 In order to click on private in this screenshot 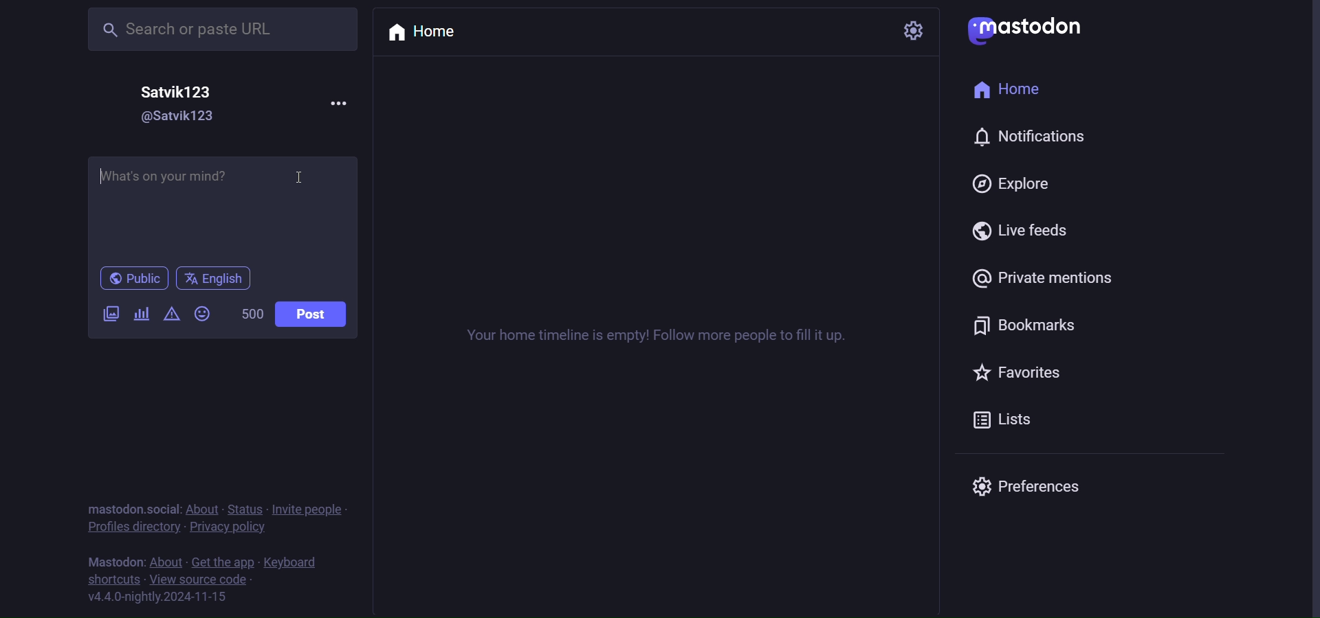, I will do `click(1050, 279)`.